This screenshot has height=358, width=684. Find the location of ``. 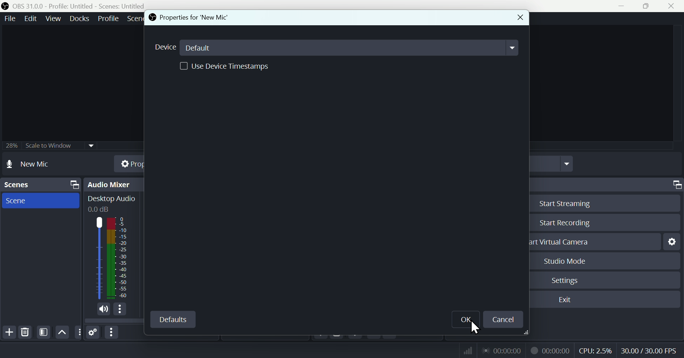

 is located at coordinates (570, 203).